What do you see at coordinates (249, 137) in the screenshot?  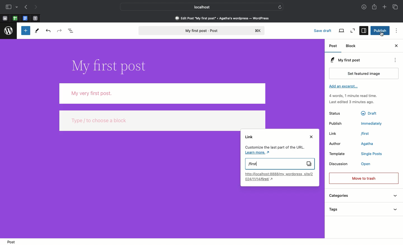 I see `Link` at bounding box center [249, 137].